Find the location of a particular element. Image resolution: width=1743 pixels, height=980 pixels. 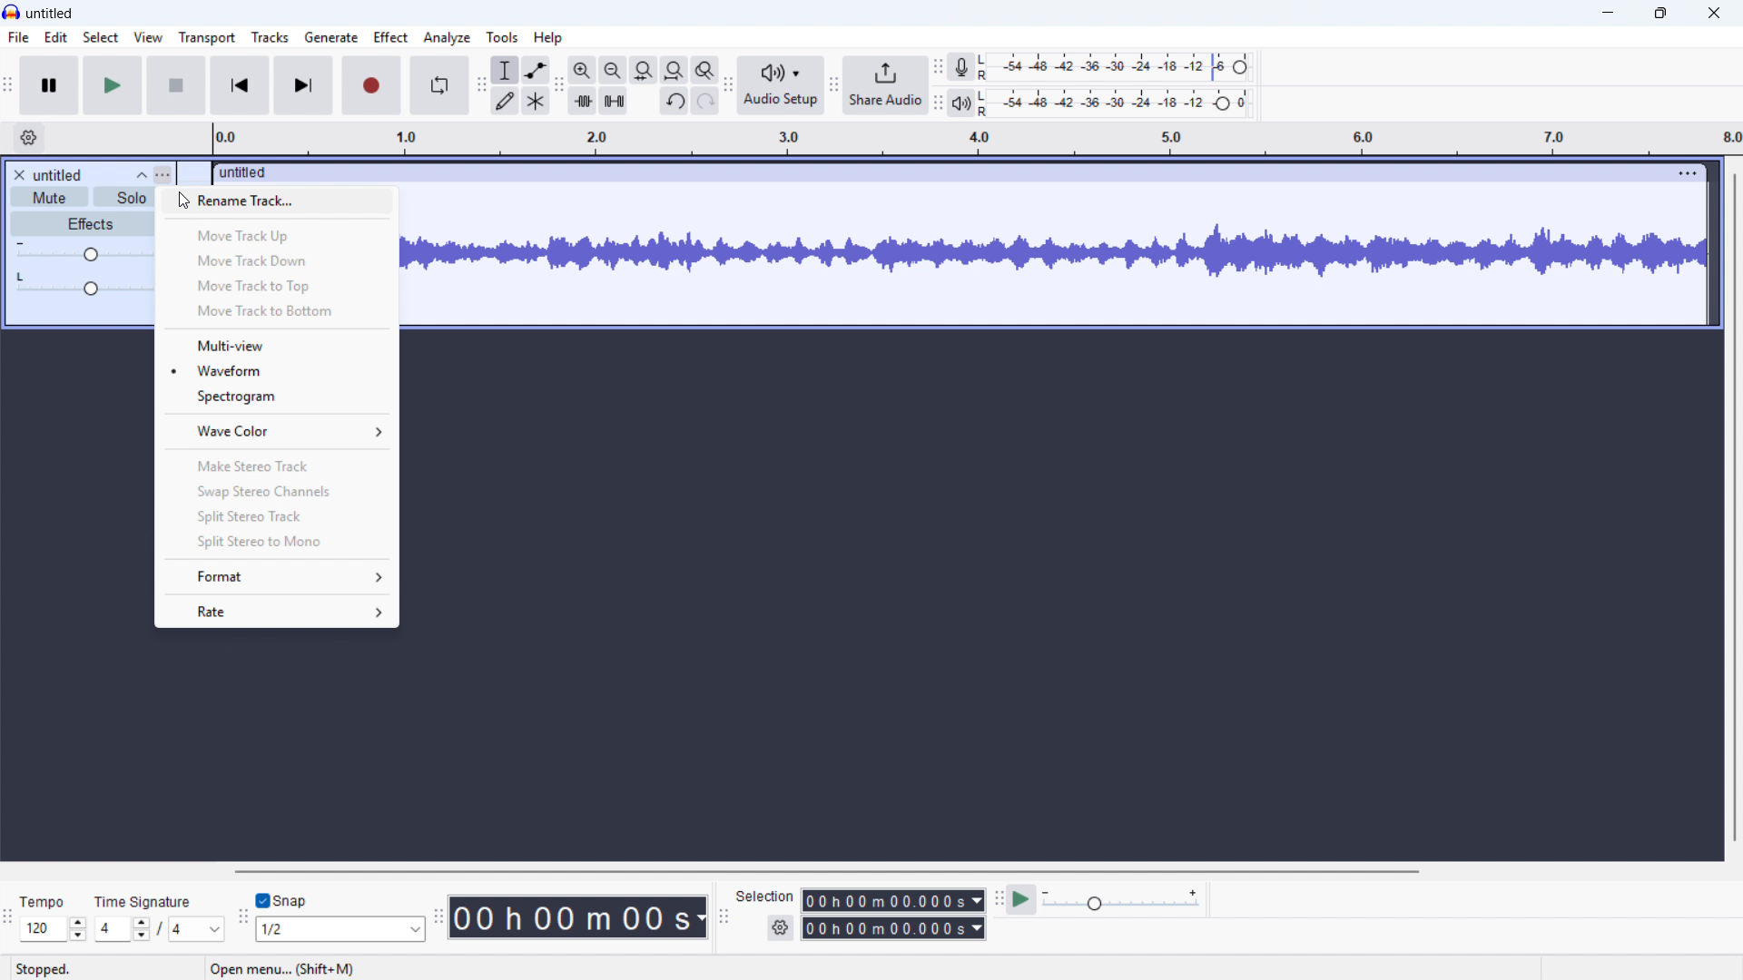

untitled is located at coordinates (58, 175).